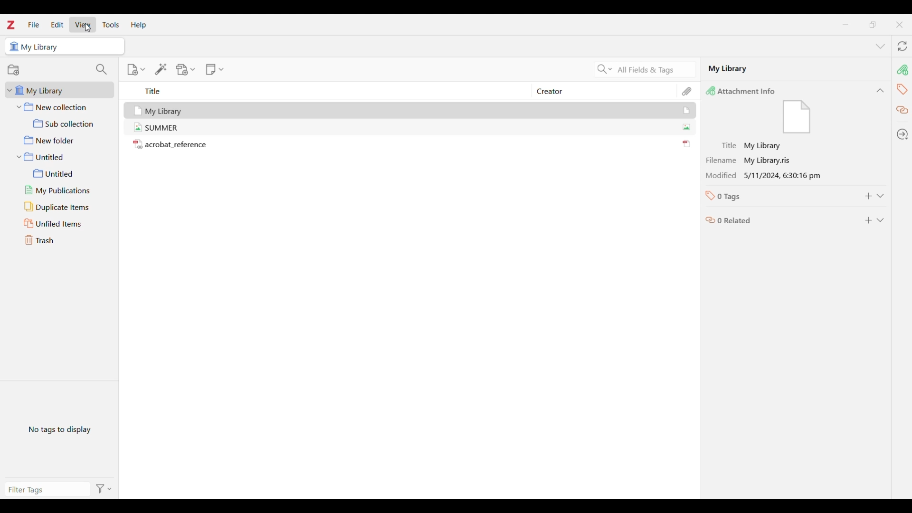 Image resolution: width=912 pixels, height=513 pixels. Describe the element at coordinates (43, 491) in the screenshot. I see `Type filter tags` at that location.